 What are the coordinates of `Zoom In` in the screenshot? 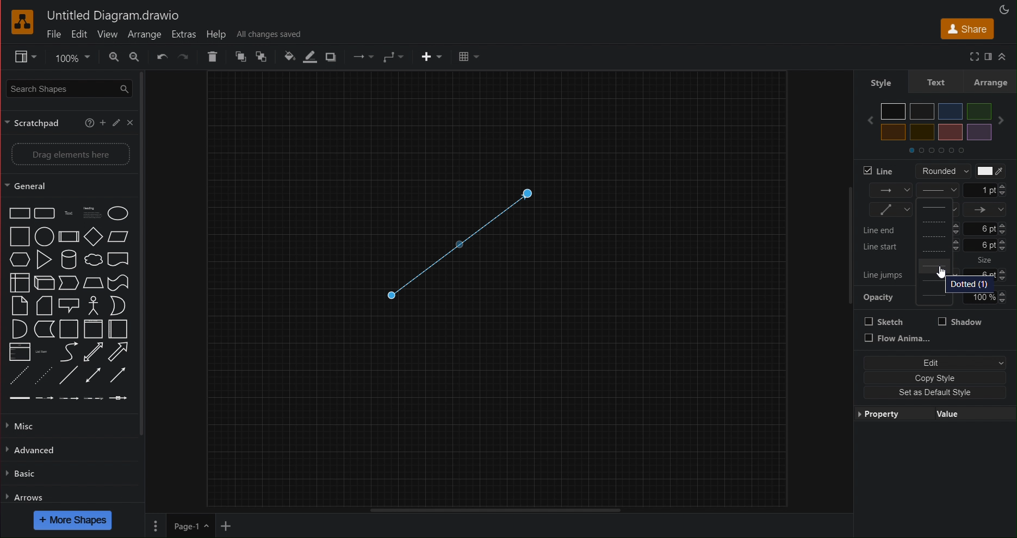 It's located at (113, 57).